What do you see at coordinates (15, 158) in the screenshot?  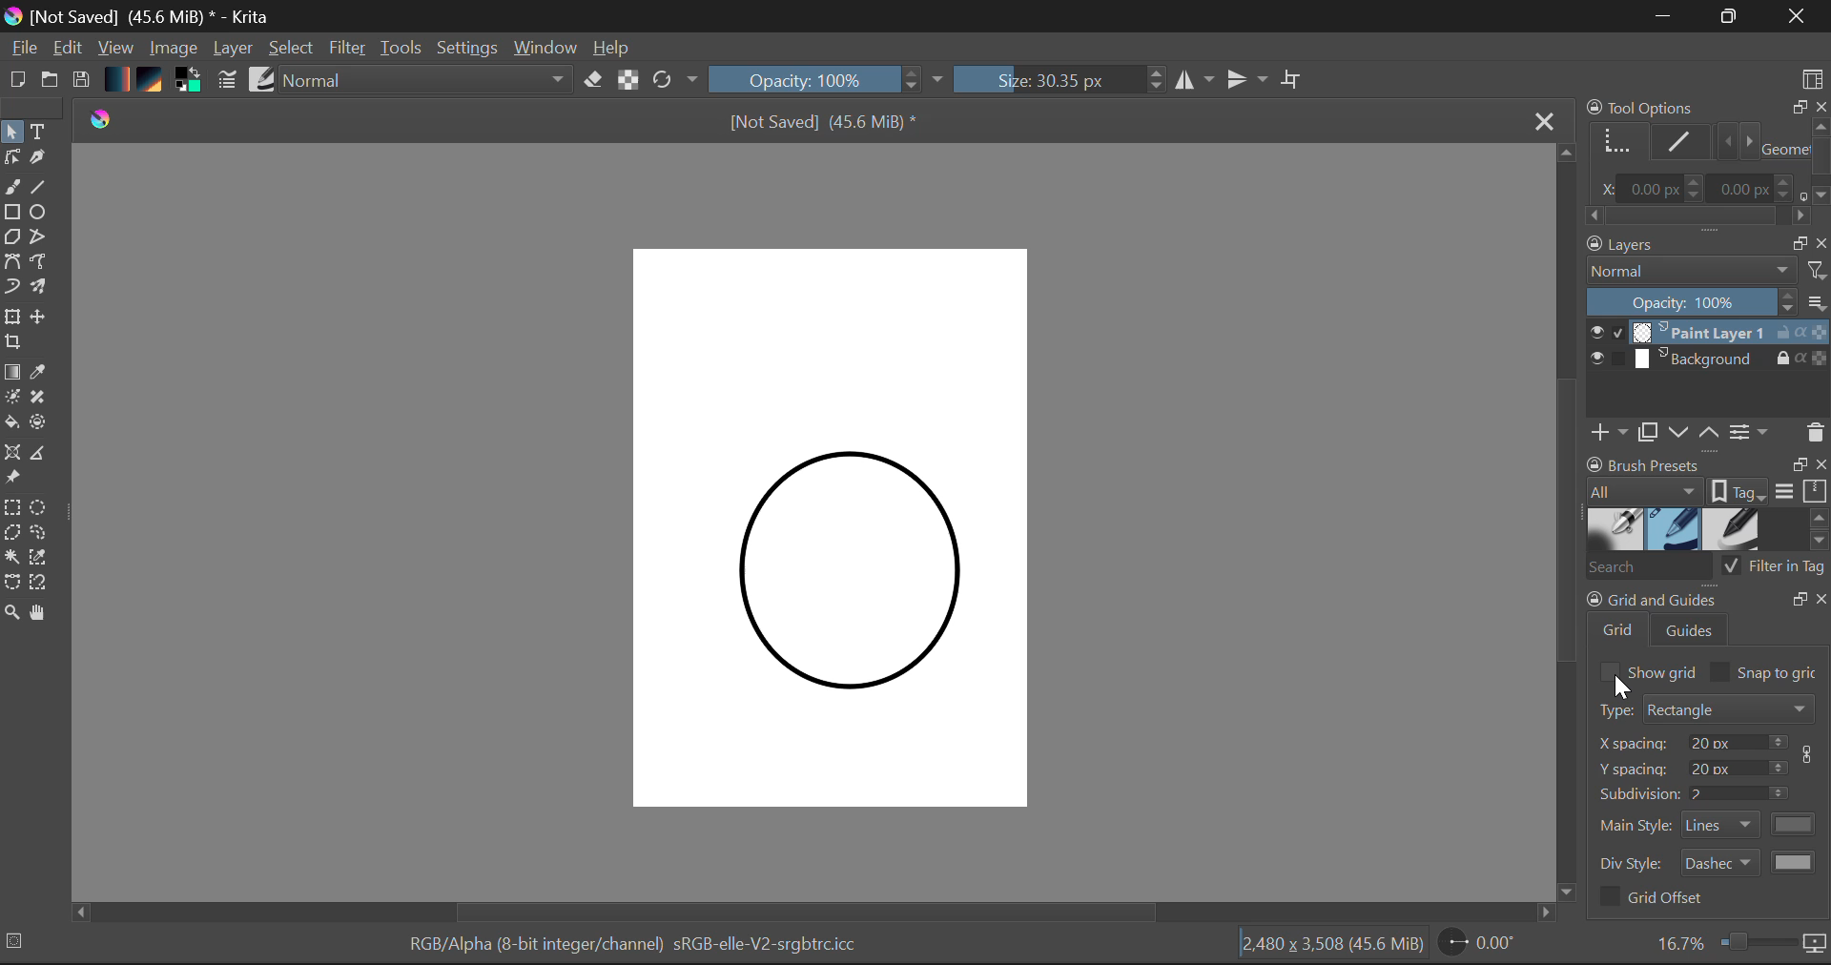 I see `Edit Shapes` at bounding box center [15, 158].